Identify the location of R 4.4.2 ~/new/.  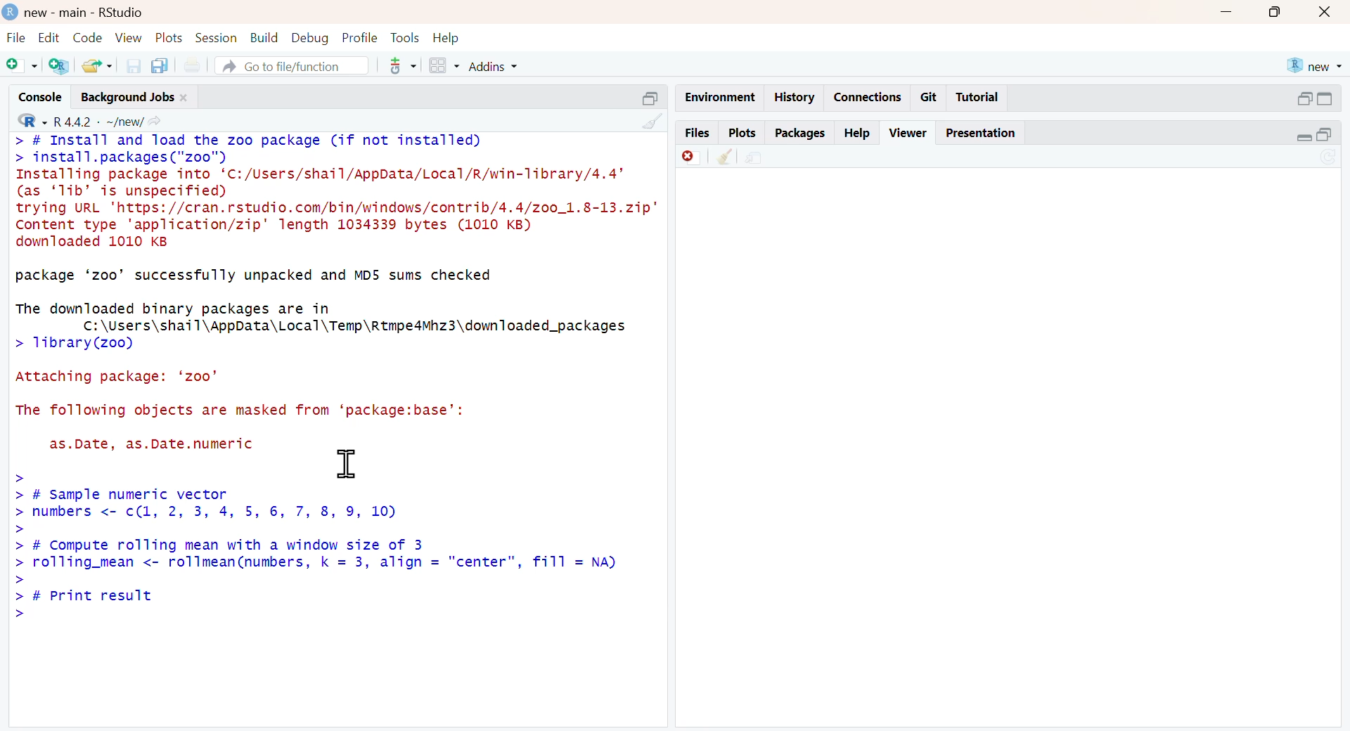
(100, 121).